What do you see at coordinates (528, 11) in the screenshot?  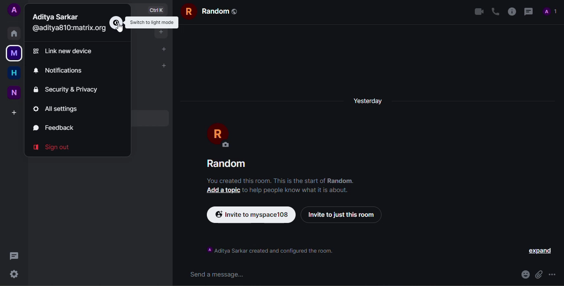 I see `threads` at bounding box center [528, 11].